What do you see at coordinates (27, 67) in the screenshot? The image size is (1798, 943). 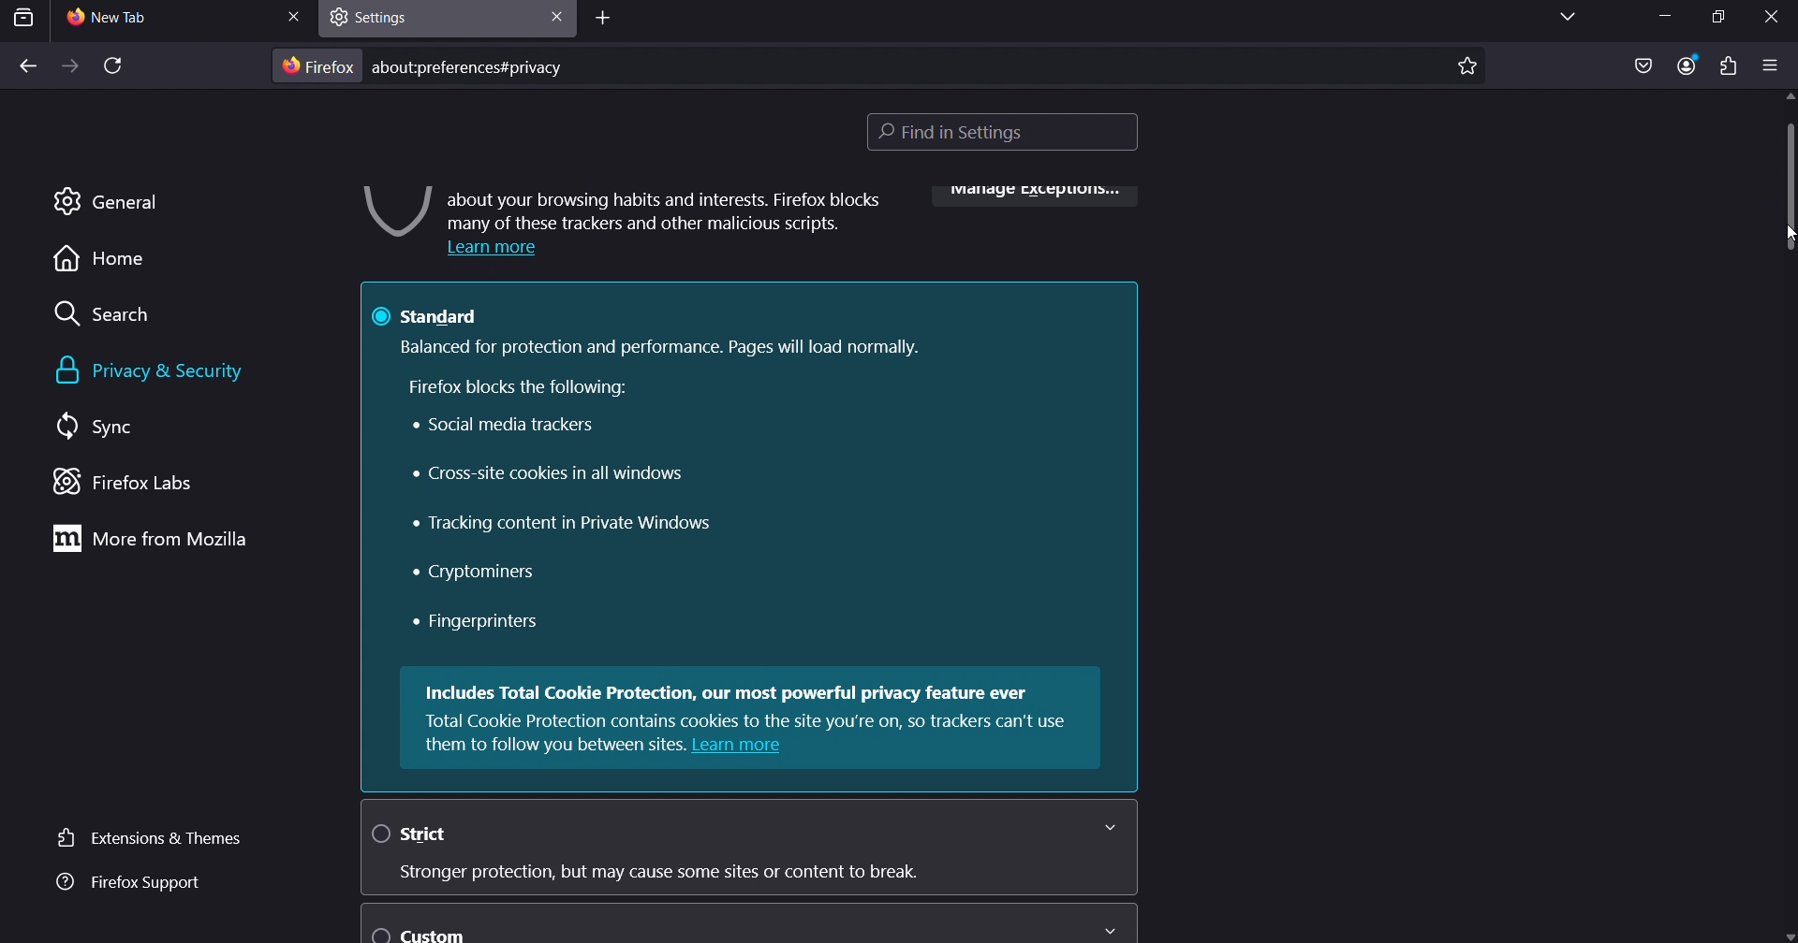 I see `back one page` at bounding box center [27, 67].